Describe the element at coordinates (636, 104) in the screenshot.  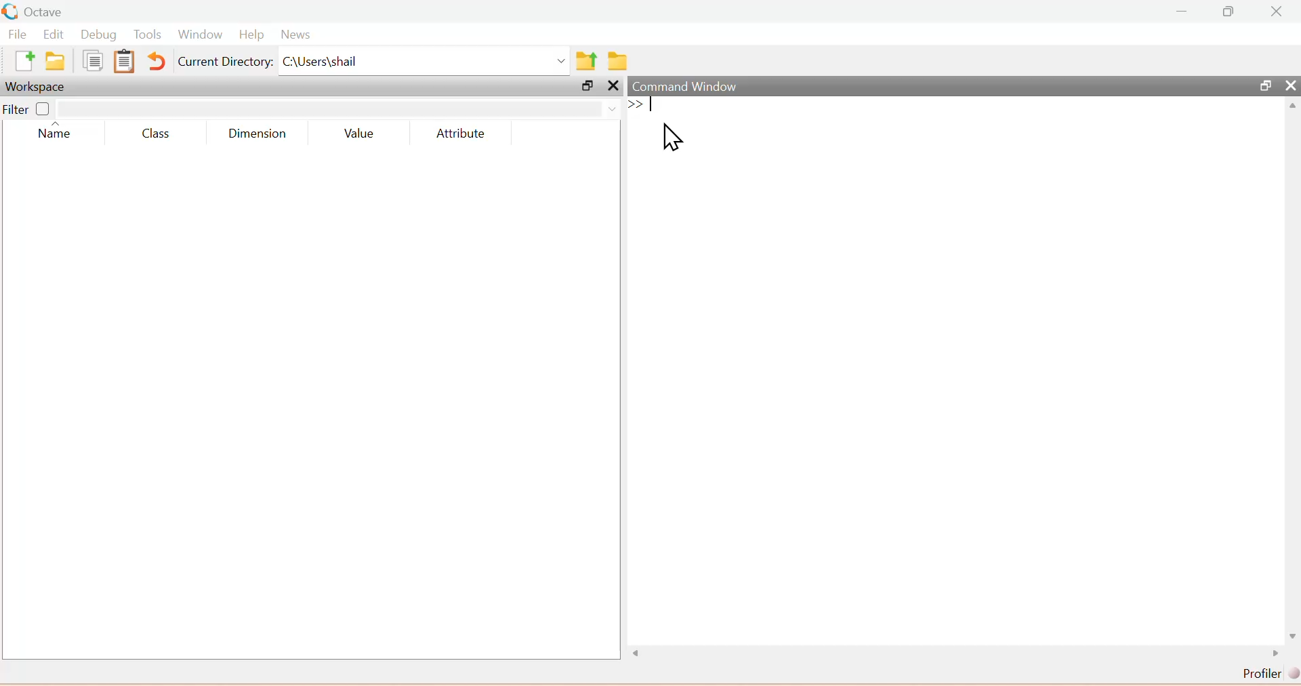
I see `new line` at that location.